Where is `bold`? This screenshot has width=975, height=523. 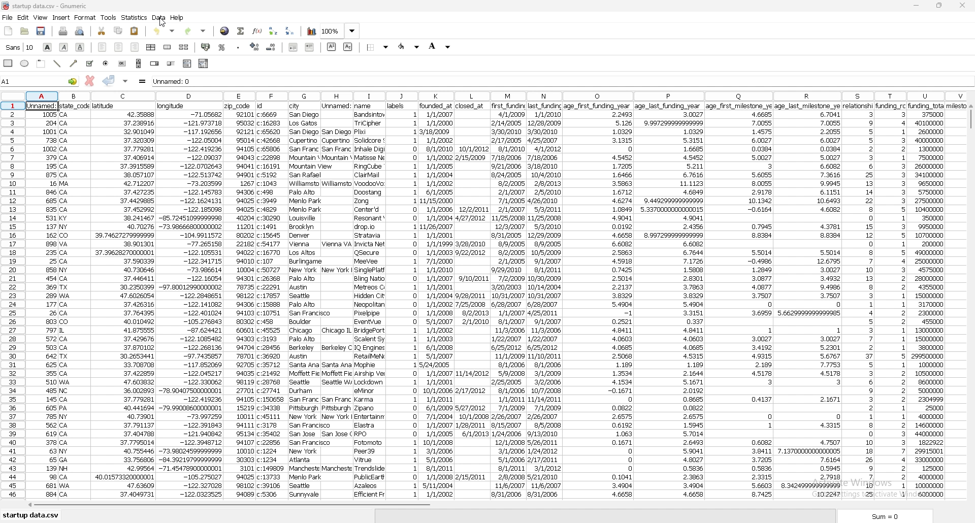 bold is located at coordinates (48, 47).